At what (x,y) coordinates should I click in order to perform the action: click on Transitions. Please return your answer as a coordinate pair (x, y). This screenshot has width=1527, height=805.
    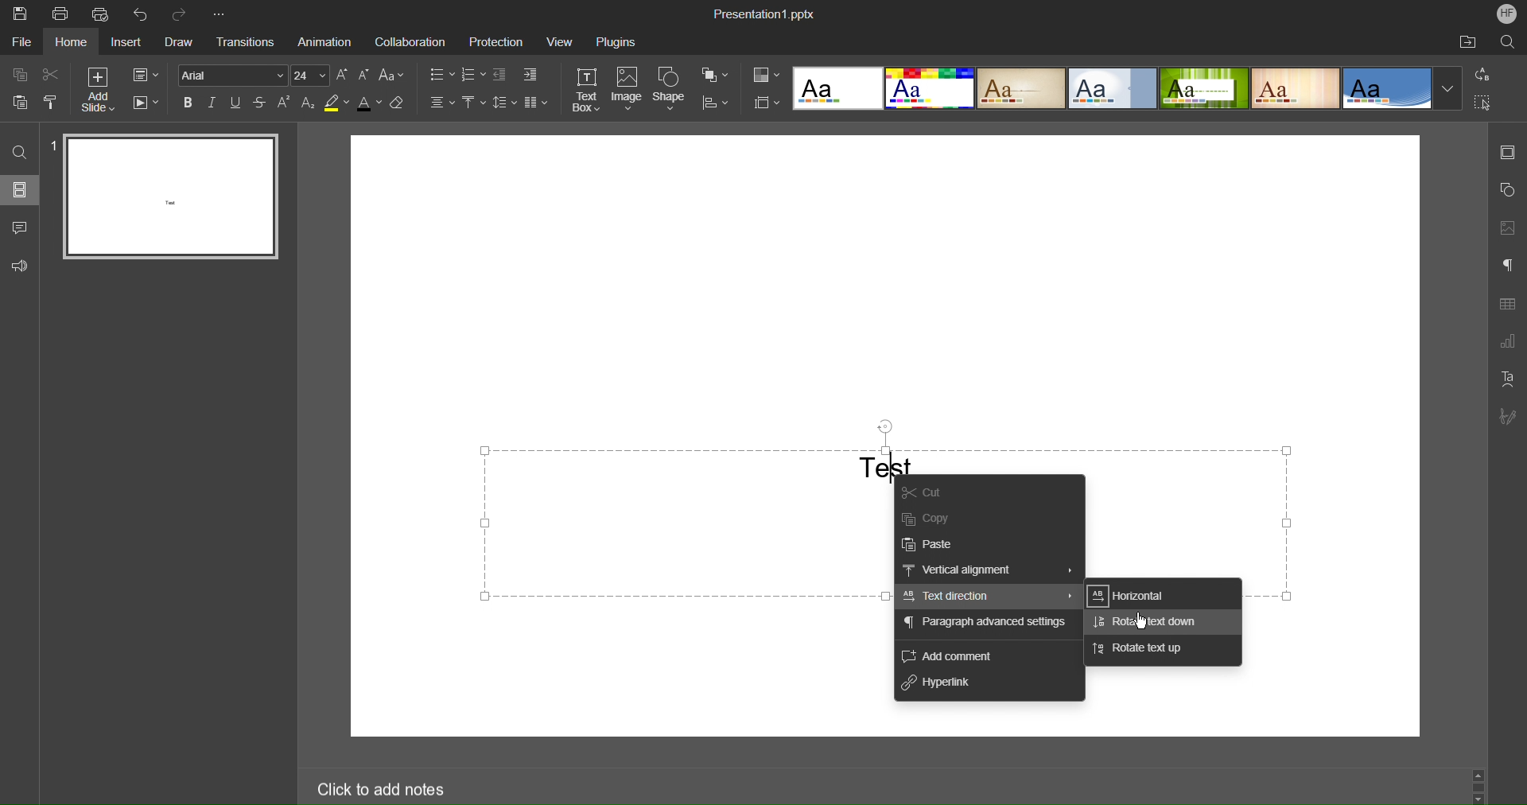
    Looking at the image, I should click on (250, 42).